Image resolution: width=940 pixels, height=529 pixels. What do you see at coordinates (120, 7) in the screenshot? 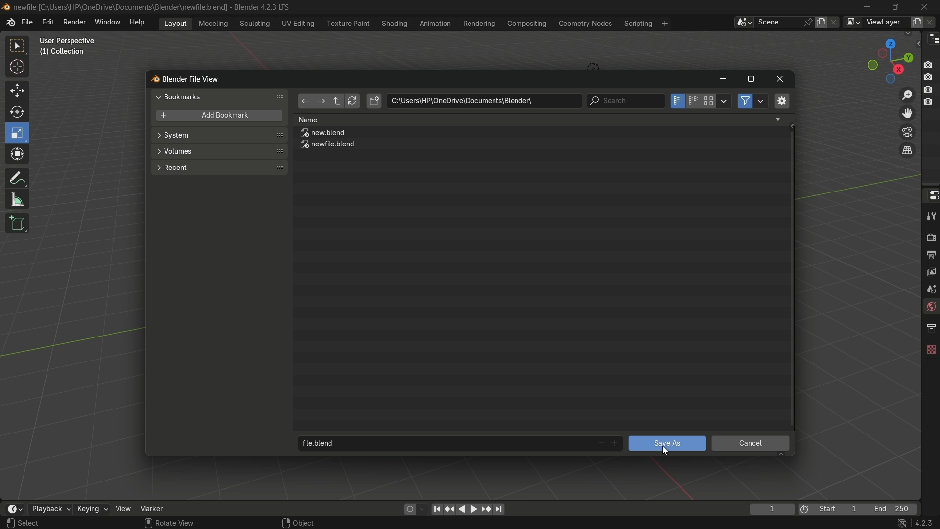
I see `C:\User:\\HP\Onedrive\Documents\Blender` at bounding box center [120, 7].